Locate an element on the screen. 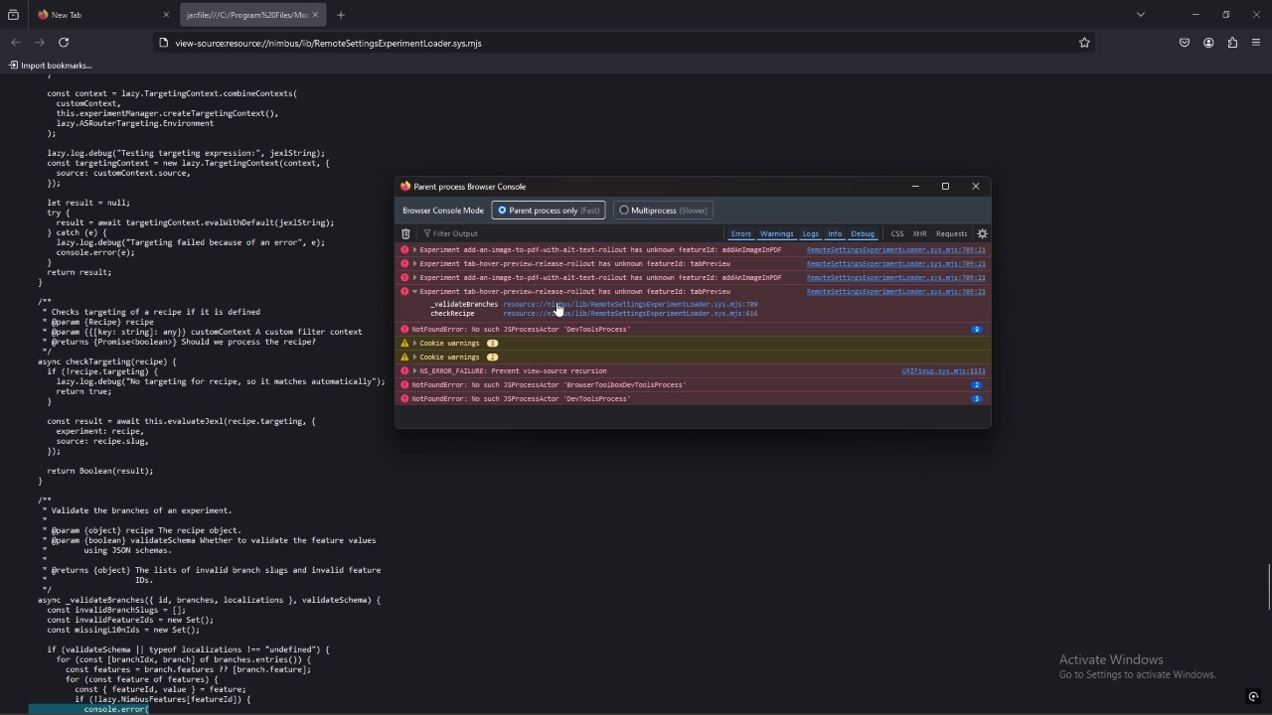 The height and width of the screenshot is (715, 1272). cookie warnings is located at coordinates (583, 357).